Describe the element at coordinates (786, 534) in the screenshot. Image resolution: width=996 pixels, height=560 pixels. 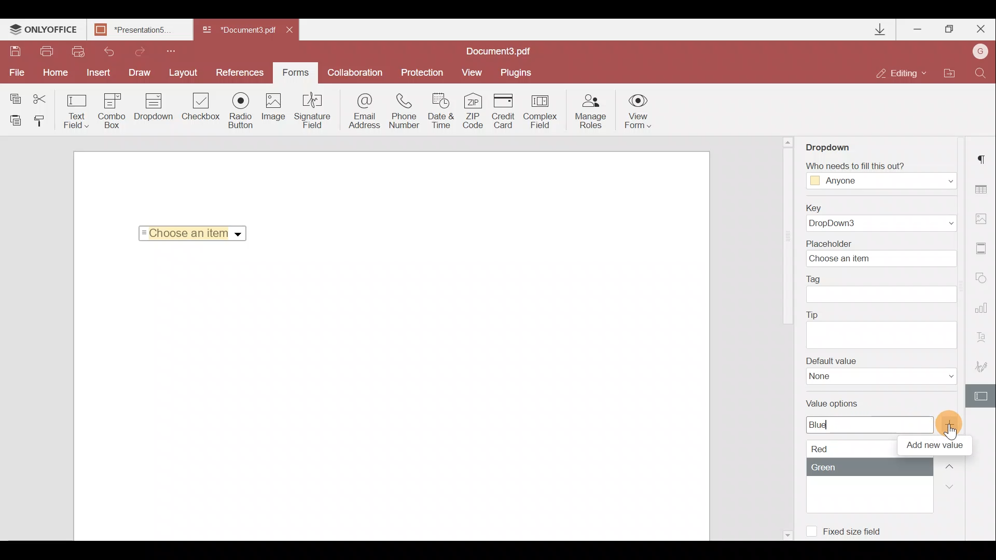
I see `Scroll down` at that location.